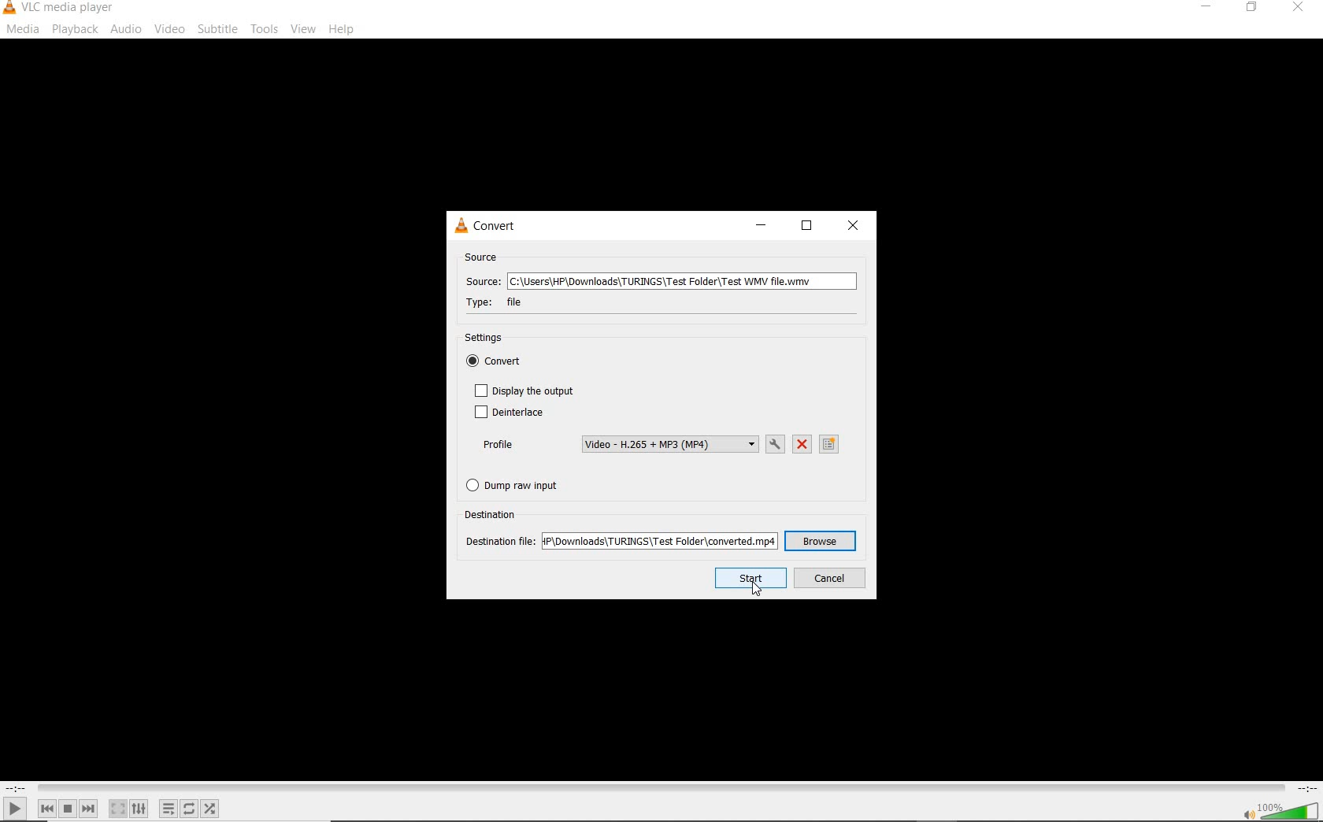  What do you see at coordinates (1247, 813) in the screenshot?
I see `mute/unmute` at bounding box center [1247, 813].